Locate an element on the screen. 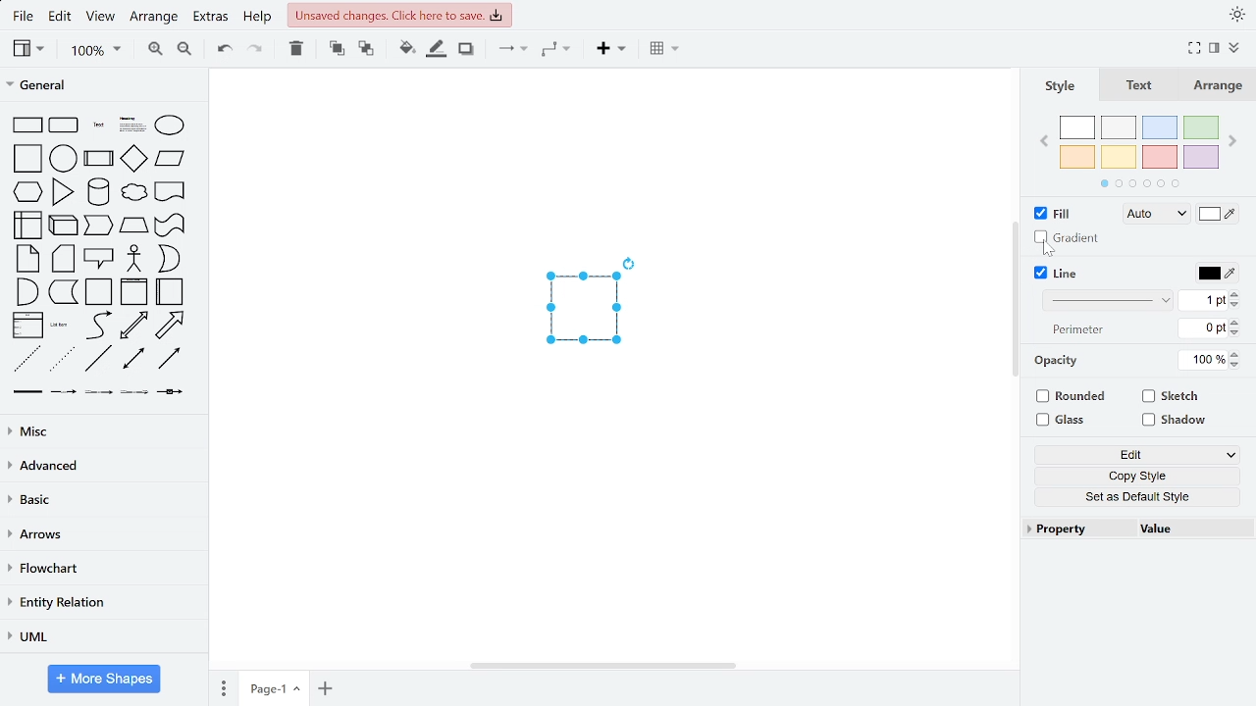  general shapes is located at coordinates (131, 157).